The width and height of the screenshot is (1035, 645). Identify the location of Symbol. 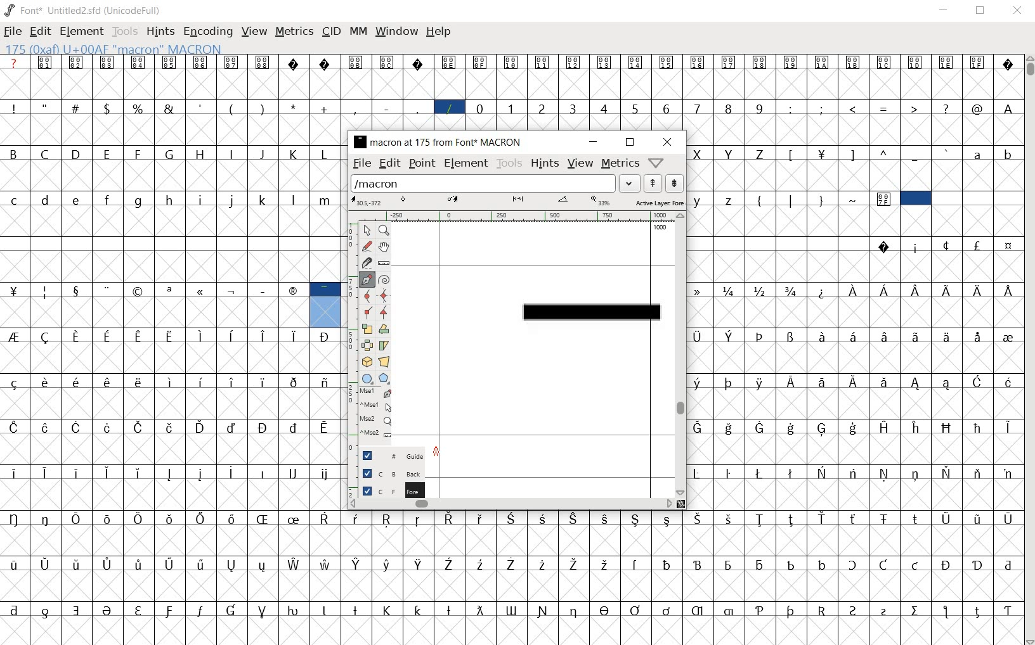
(233, 290).